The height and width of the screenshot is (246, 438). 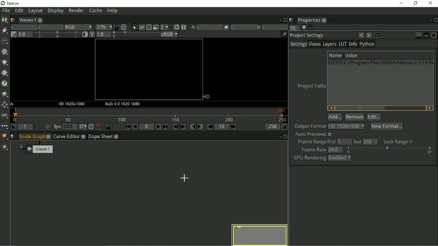 I want to click on Scale image, so click(x=124, y=27).